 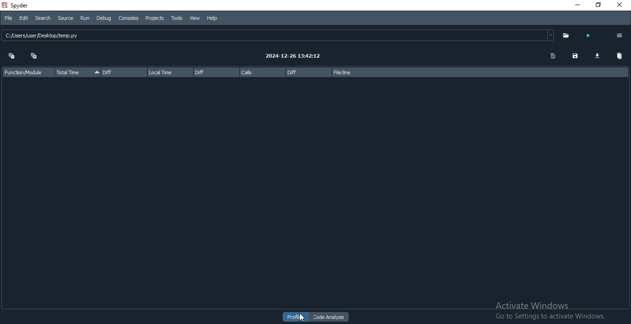 I want to click on calls, so click(x=258, y=71).